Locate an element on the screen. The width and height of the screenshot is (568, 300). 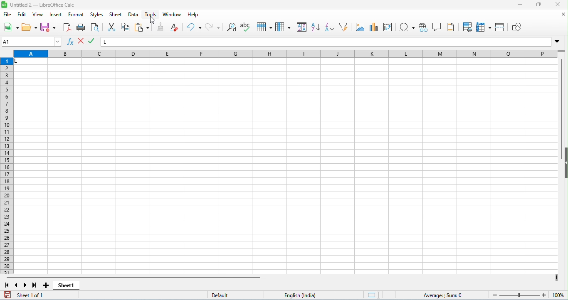
cursor is located at coordinates (153, 21).